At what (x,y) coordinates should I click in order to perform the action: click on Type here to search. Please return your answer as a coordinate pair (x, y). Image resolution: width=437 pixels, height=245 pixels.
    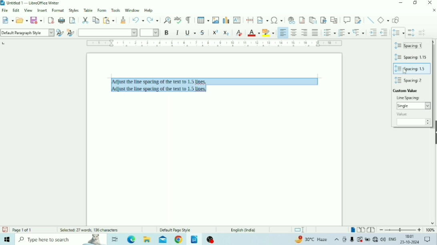
    Looking at the image, I should click on (61, 239).